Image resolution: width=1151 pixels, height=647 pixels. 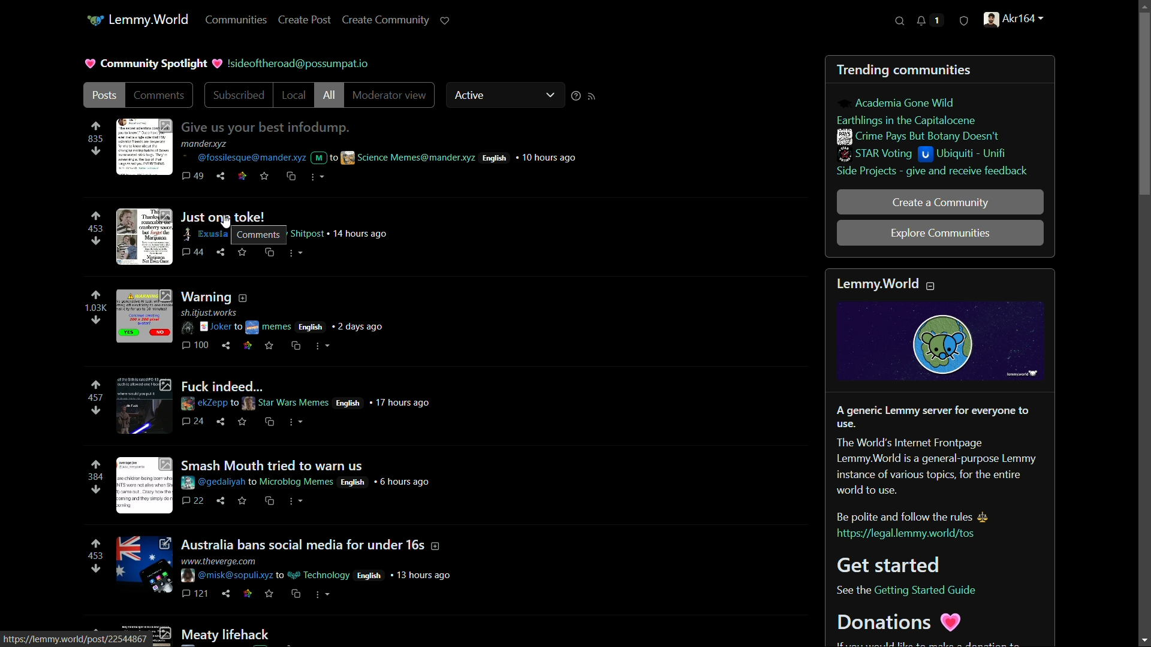 I want to click on local, so click(x=296, y=96).